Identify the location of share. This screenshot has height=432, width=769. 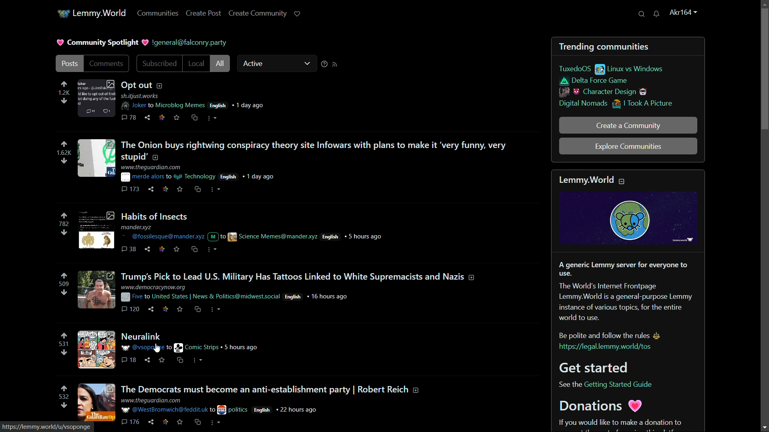
(147, 249).